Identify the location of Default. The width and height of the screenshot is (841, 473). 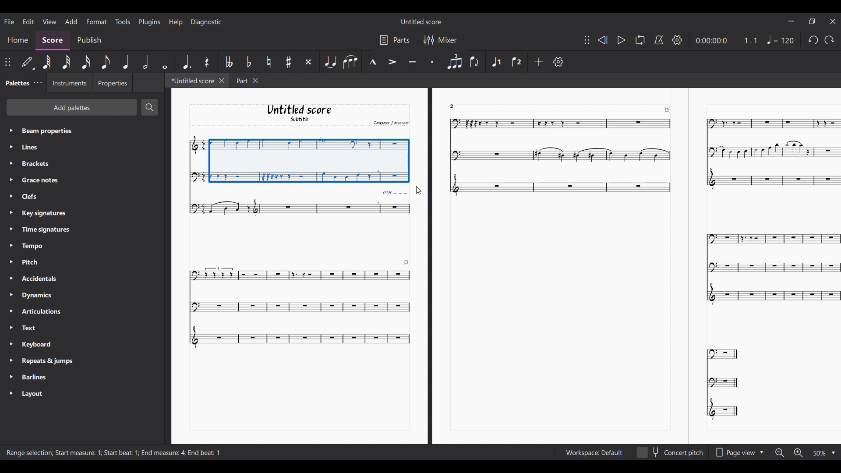
(28, 63).